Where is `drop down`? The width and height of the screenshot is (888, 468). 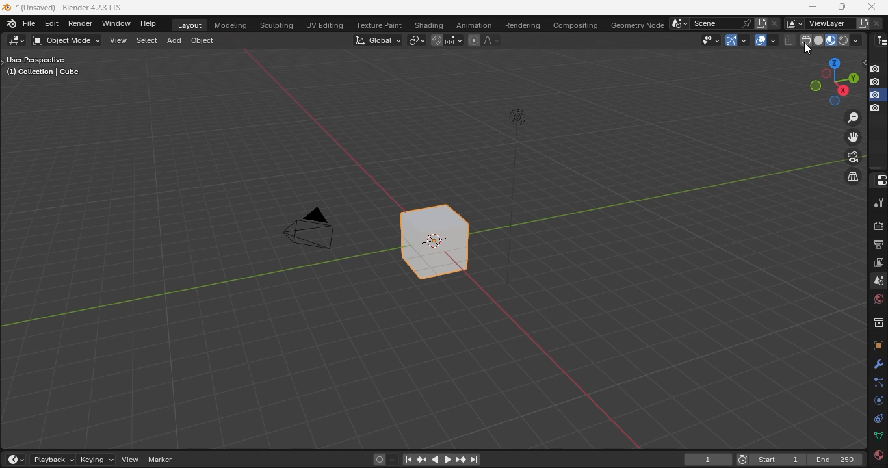
drop down is located at coordinates (680, 24).